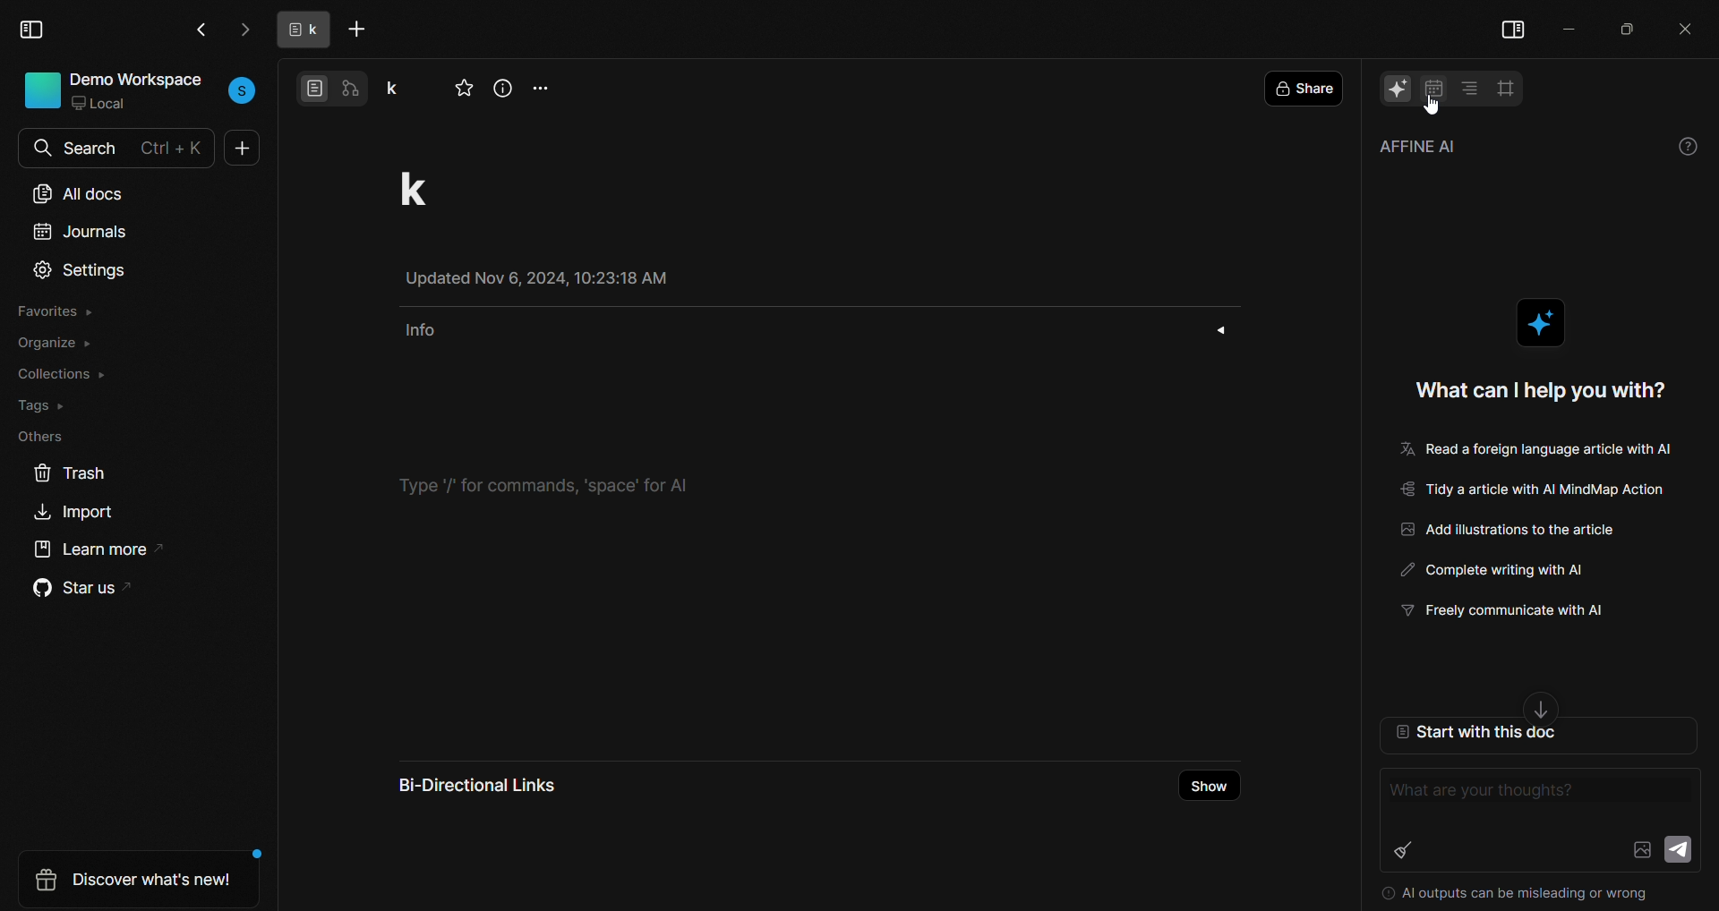 The height and width of the screenshot is (911, 1719). What do you see at coordinates (1639, 850) in the screenshot?
I see `add image` at bounding box center [1639, 850].